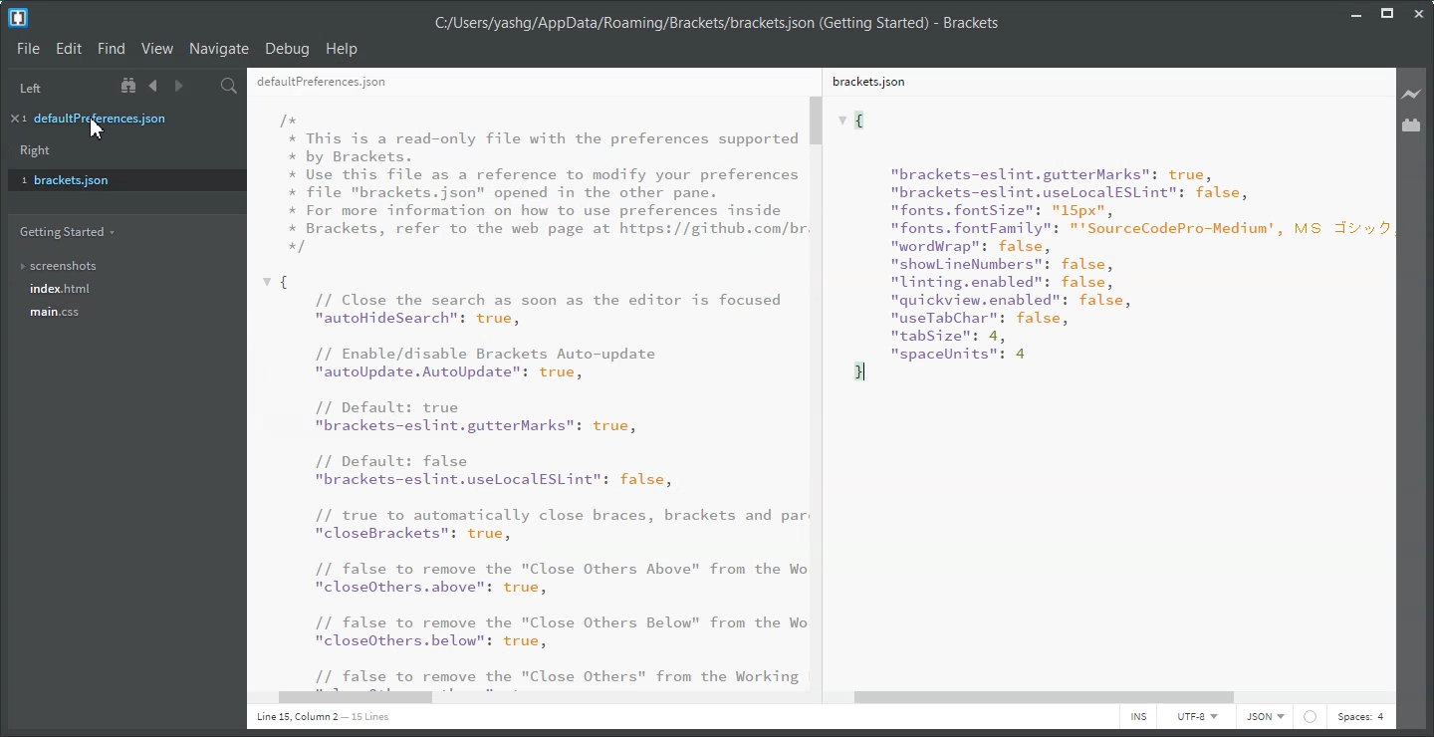  Describe the element at coordinates (1264, 718) in the screenshot. I see `HTML` at that location.